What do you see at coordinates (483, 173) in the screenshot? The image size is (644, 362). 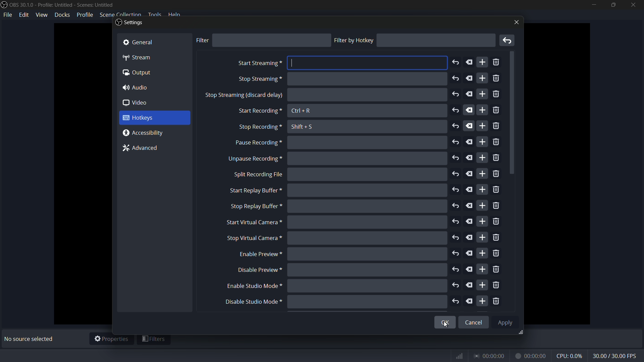 I see `add more` at bounding box center [483, 173].